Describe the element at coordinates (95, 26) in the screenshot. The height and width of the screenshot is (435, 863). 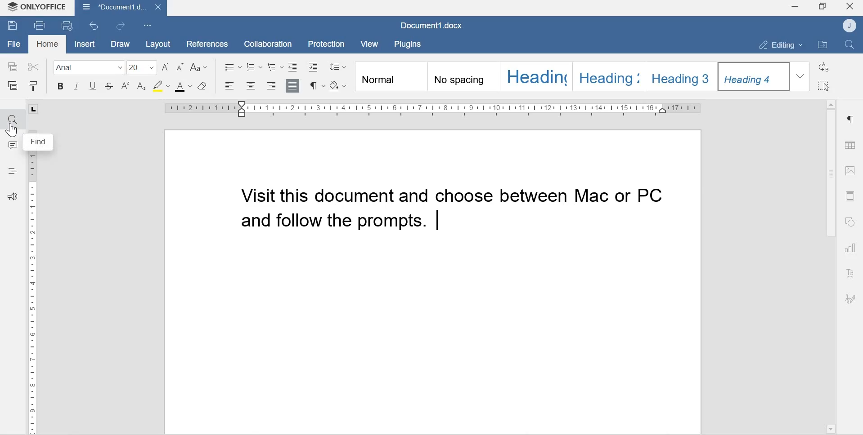
I see `Undo` at that location.